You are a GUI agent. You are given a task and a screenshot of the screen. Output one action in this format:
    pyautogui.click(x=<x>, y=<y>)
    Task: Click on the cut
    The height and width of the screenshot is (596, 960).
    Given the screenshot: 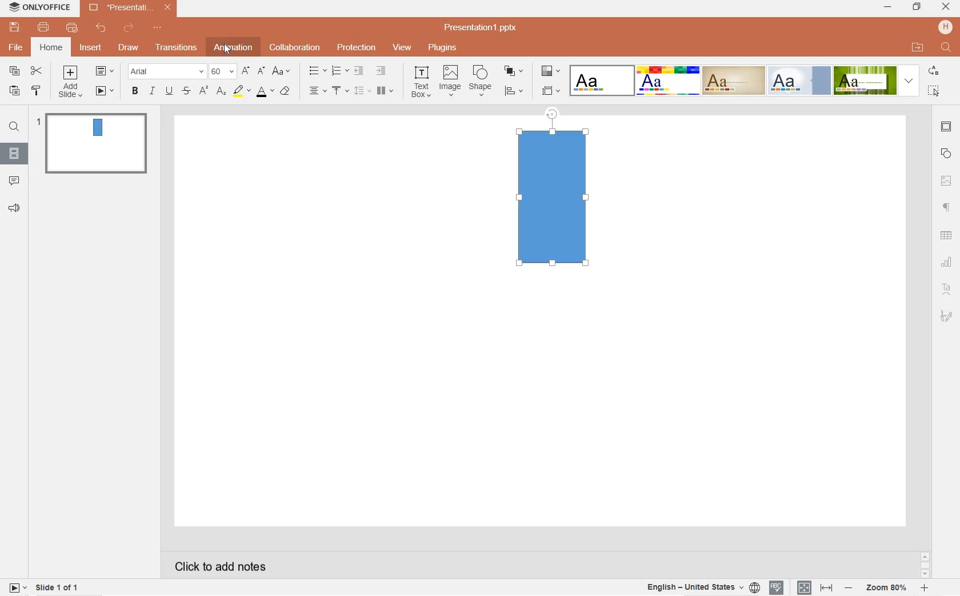 What is the action you would take?
    pyautogui.click(x=37, y=71)
    